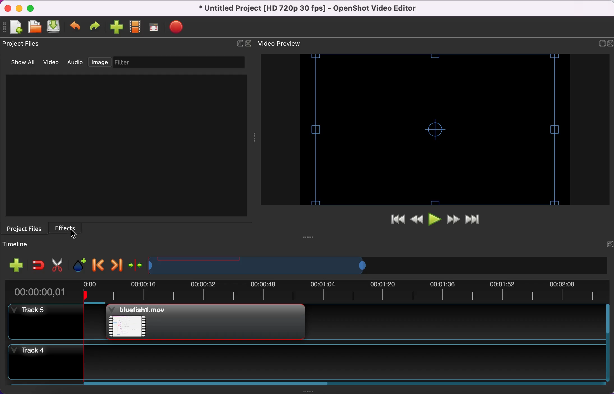 The height and width of the screenshot is (394, 614). Describe the element at coordinates (249, 45) in the screenshot. I see `close` at that location.